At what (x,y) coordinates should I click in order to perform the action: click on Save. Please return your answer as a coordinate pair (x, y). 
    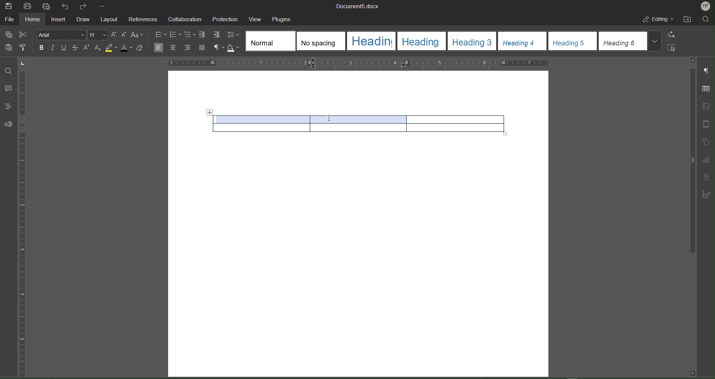
    Looking at the image, I should click on (8, 6).